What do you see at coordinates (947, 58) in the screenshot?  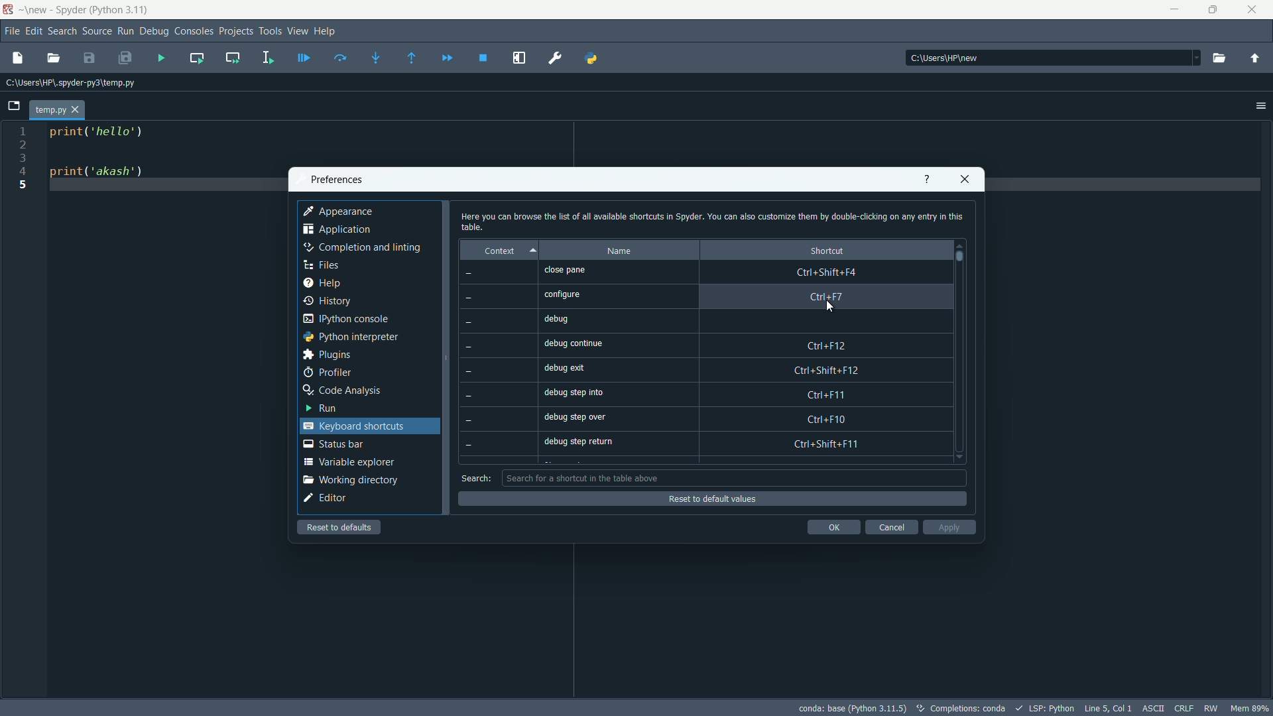 I see `directory` at bounding box center [947, 58].